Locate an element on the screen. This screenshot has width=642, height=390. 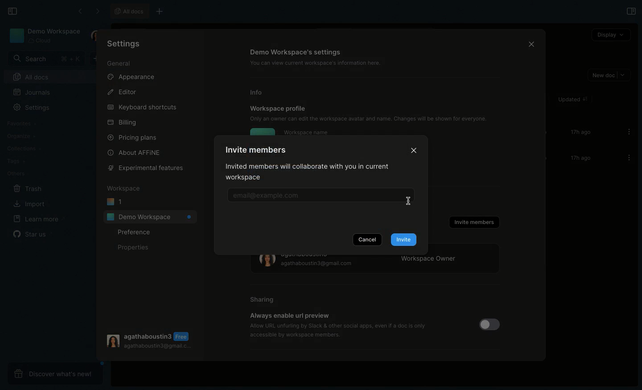
Invite members is located at coordinates (473, 222).